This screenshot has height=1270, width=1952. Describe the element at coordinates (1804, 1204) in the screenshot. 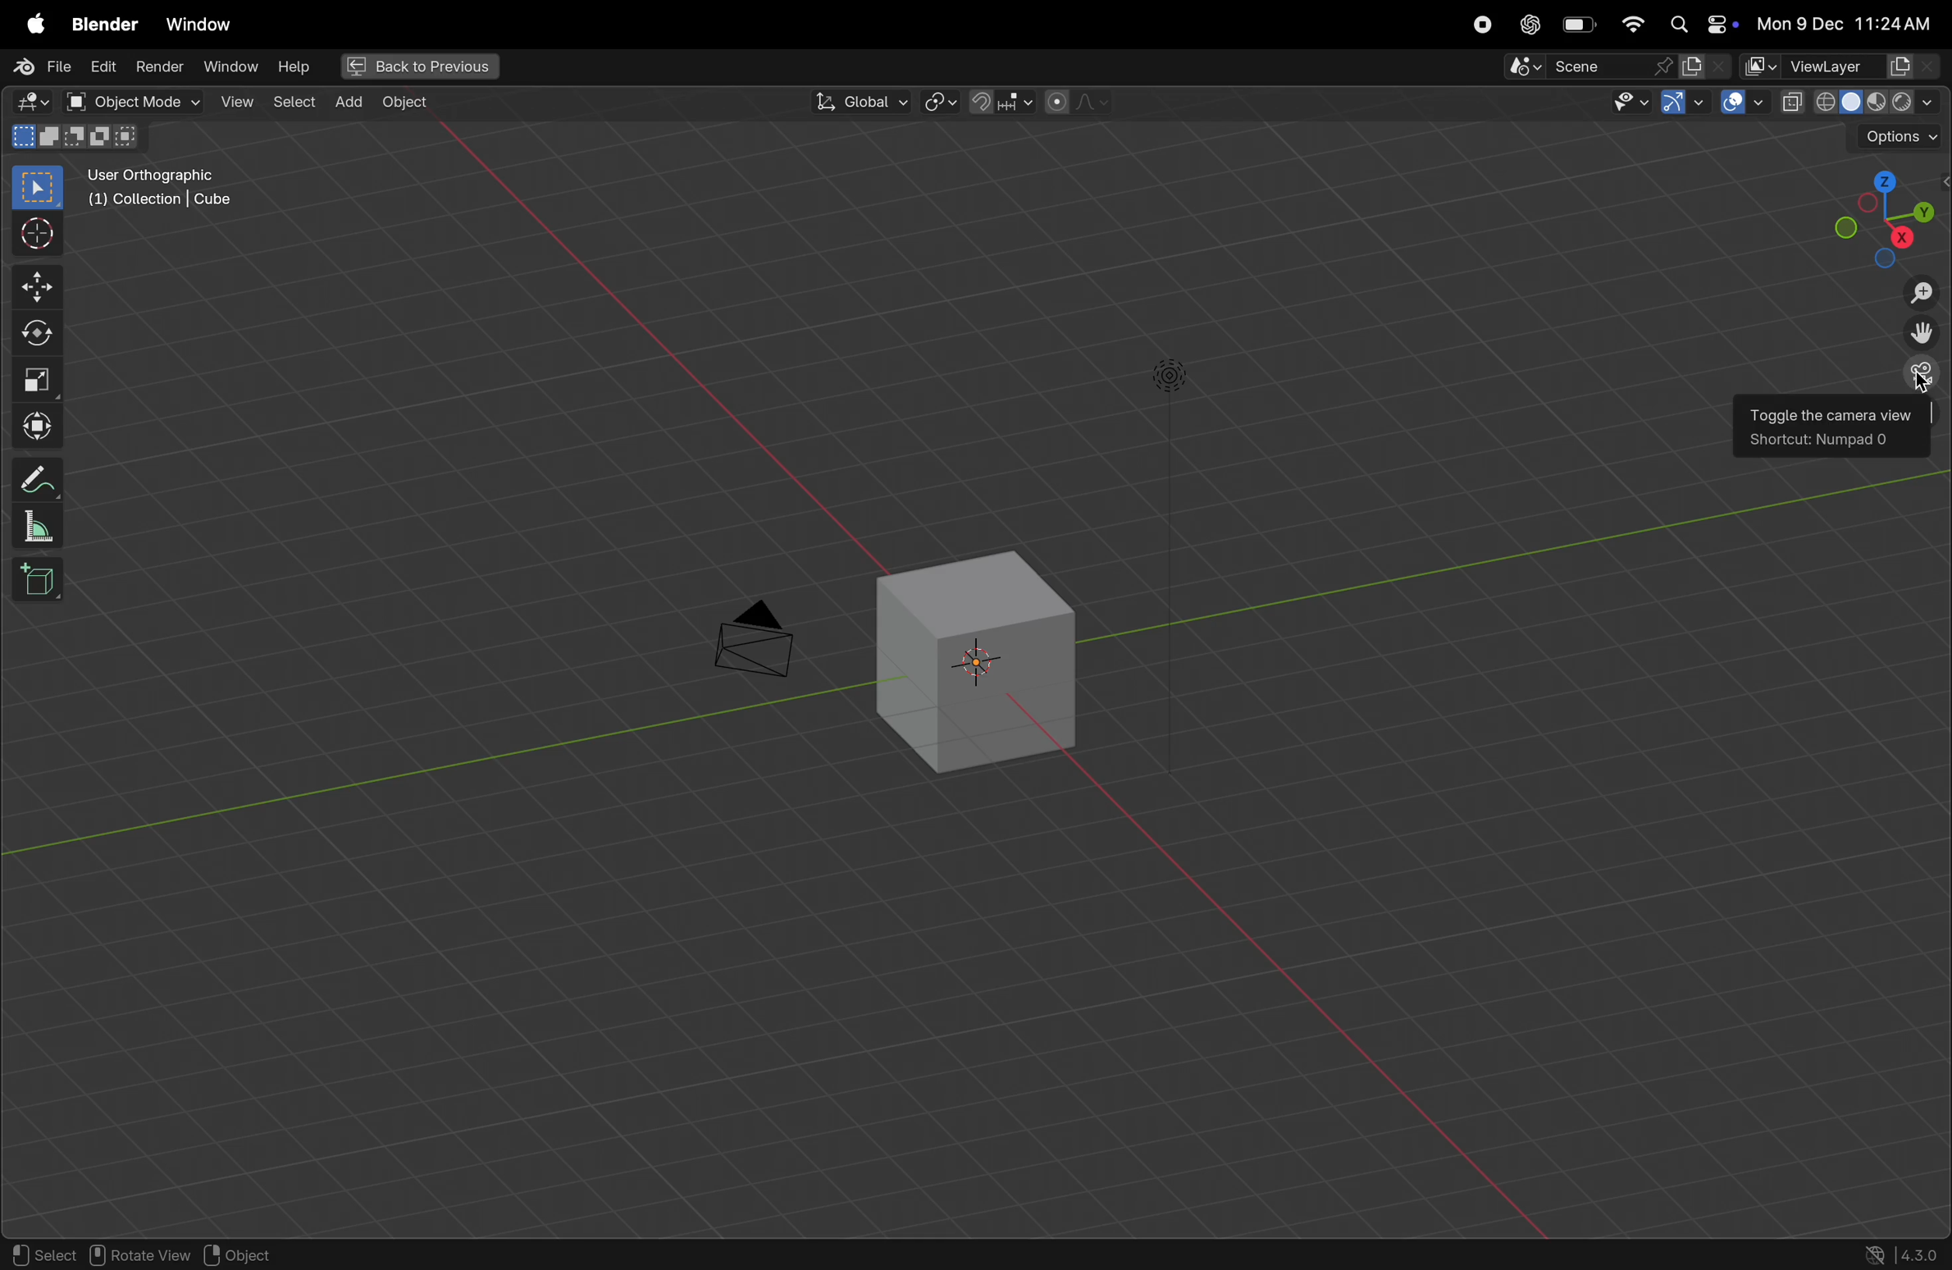

I see `version` at that location.